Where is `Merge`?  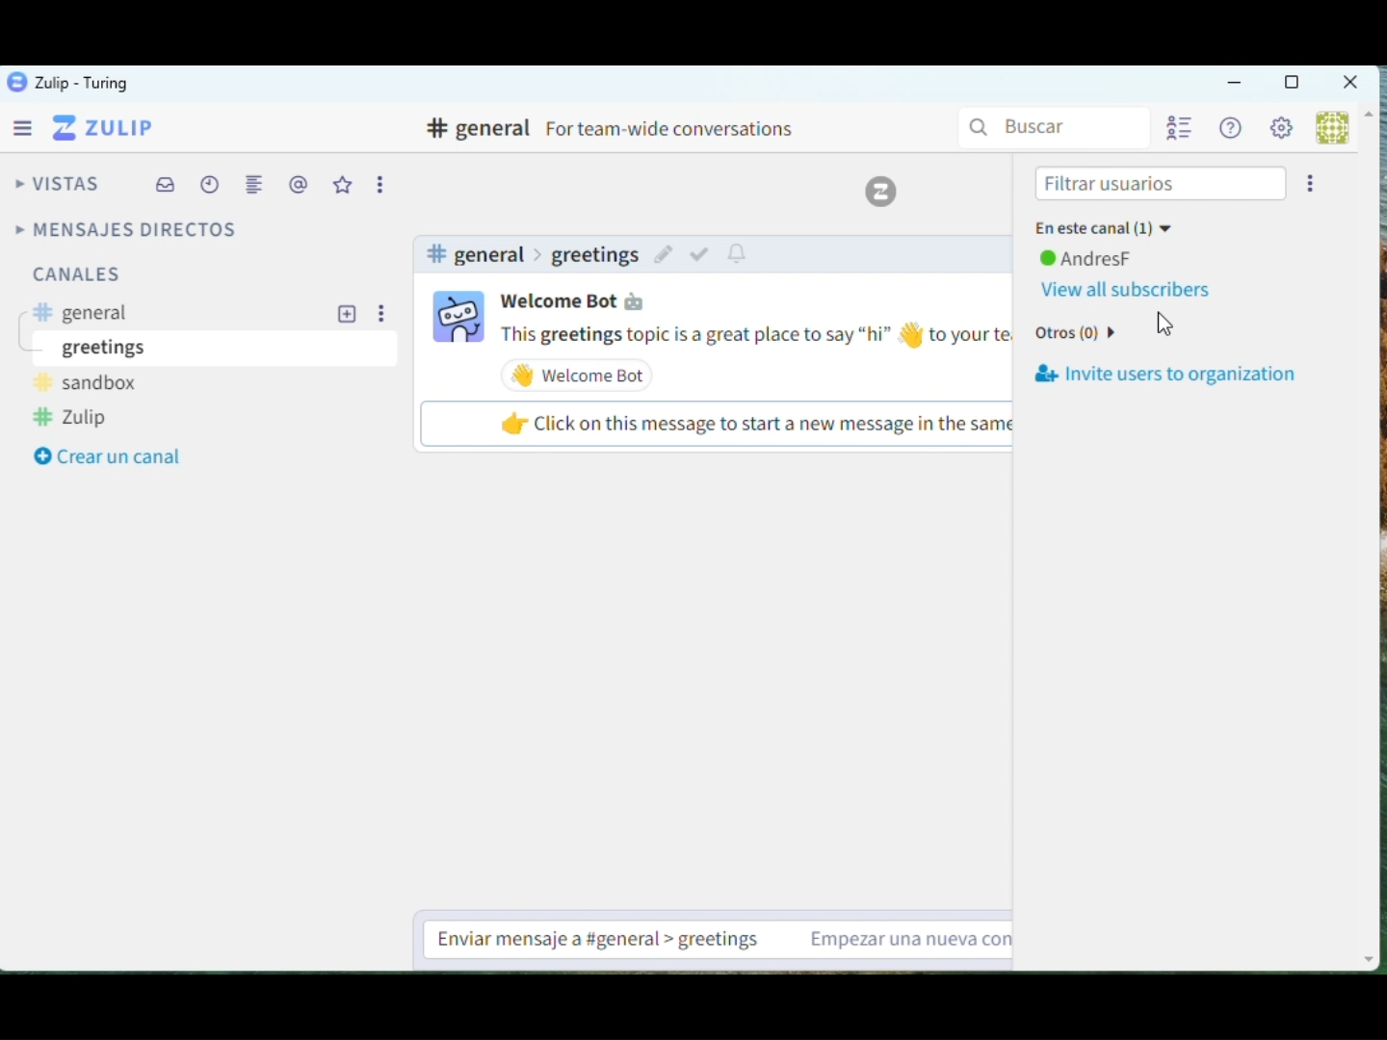 Merge is located at coordinates (256, 187).